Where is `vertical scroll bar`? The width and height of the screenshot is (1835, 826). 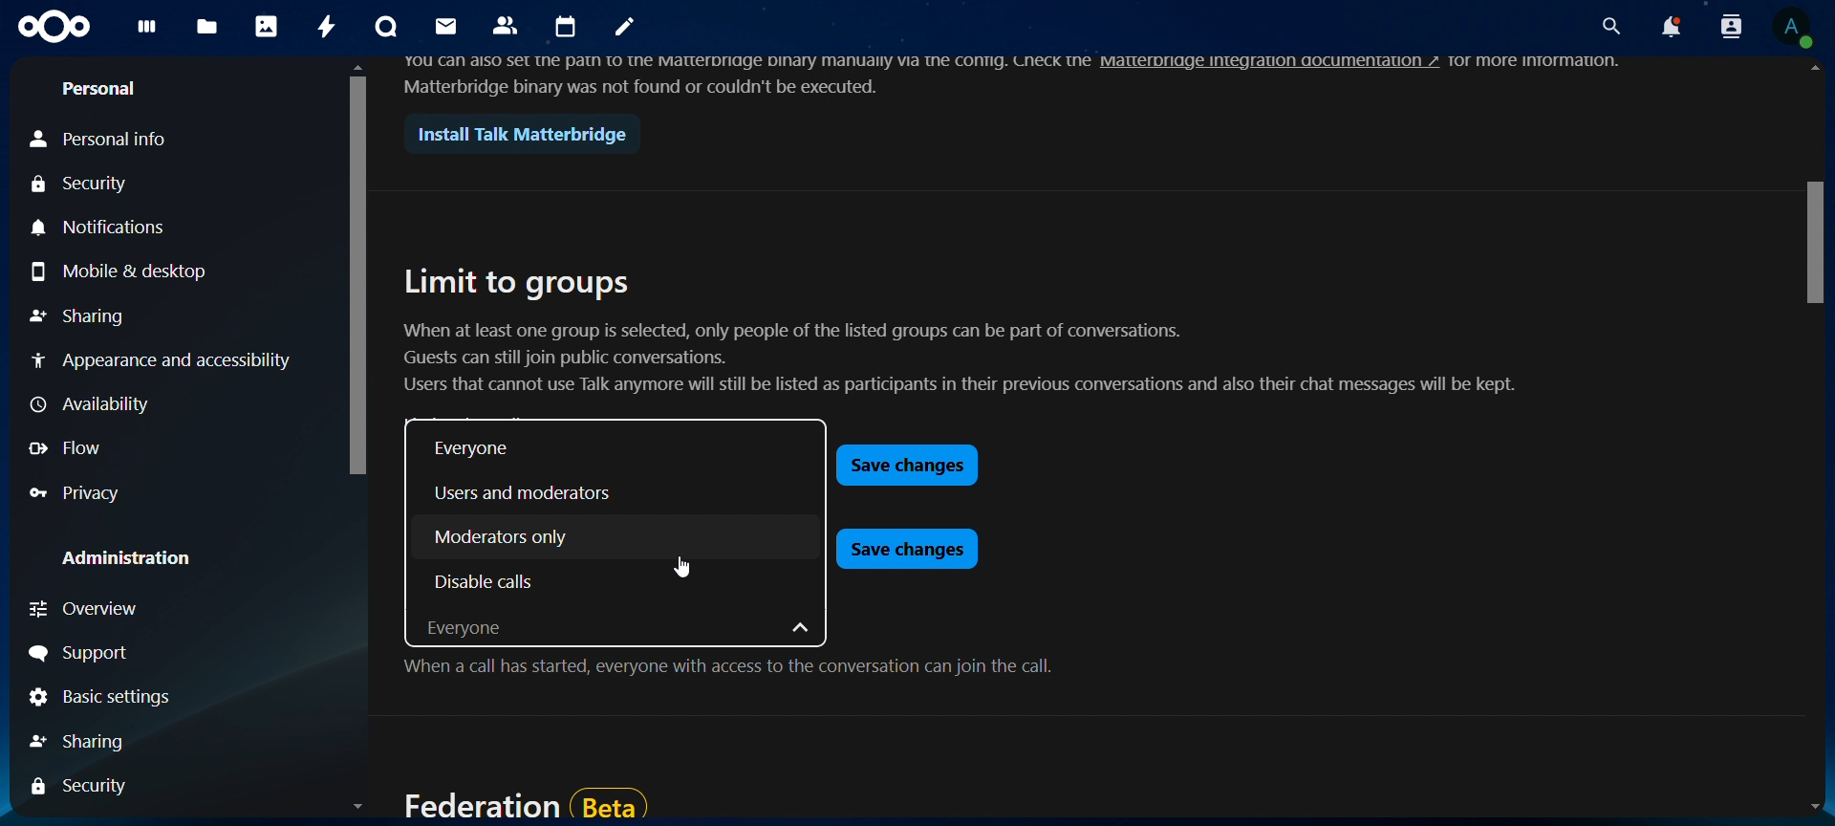 vertical scroll bar is located at coordinates (1806, 241).